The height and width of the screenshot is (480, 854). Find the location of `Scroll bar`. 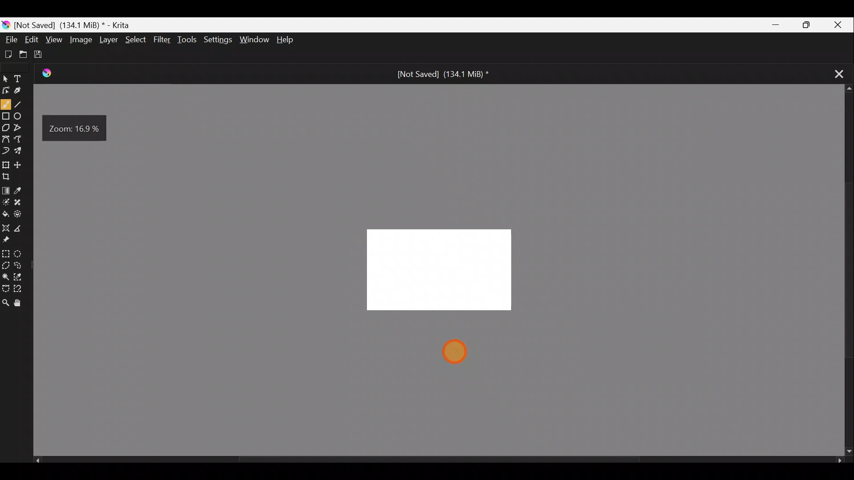

Scroll bar is located at coordinates (439, 462).